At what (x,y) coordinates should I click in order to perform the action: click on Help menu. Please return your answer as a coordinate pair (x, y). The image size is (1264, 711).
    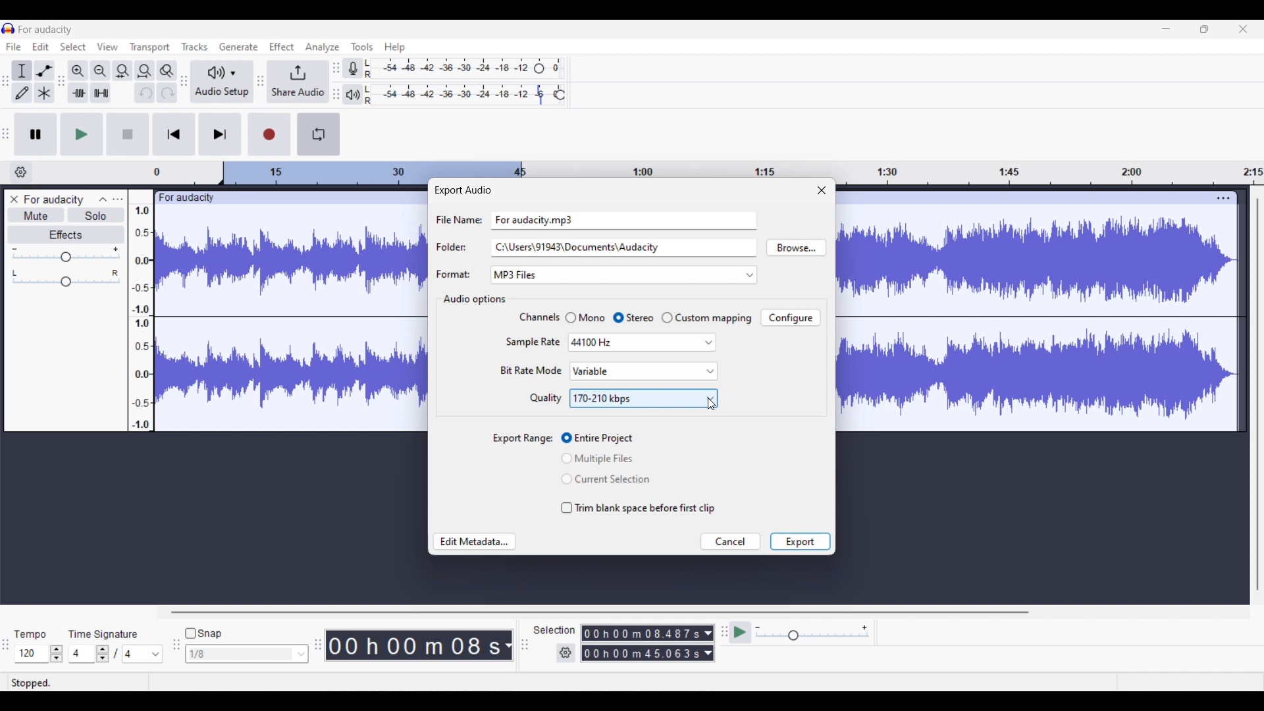
    Looking at the image, I should click on (395, 48).